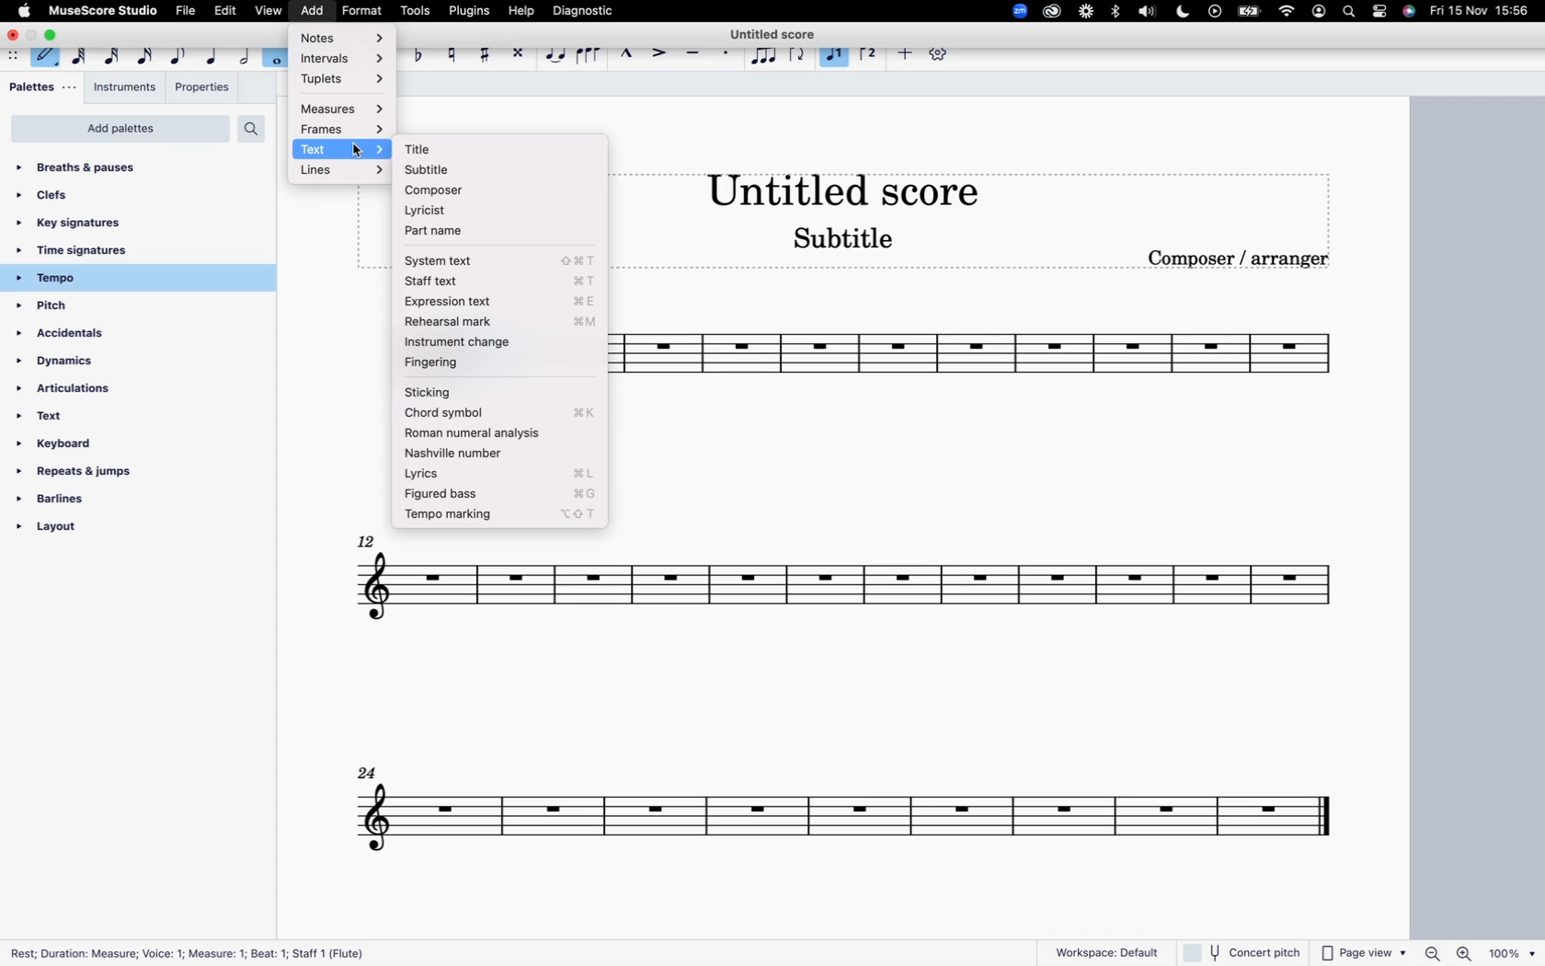 The height and width of the screenshot is (966, 1545). Describe the element at coordinates (855, 239) in the screenshot. I see `score subtitle` at that location.